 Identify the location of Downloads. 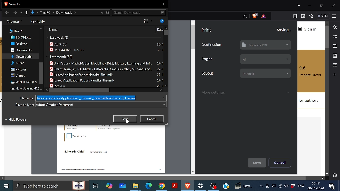
(20, 57).